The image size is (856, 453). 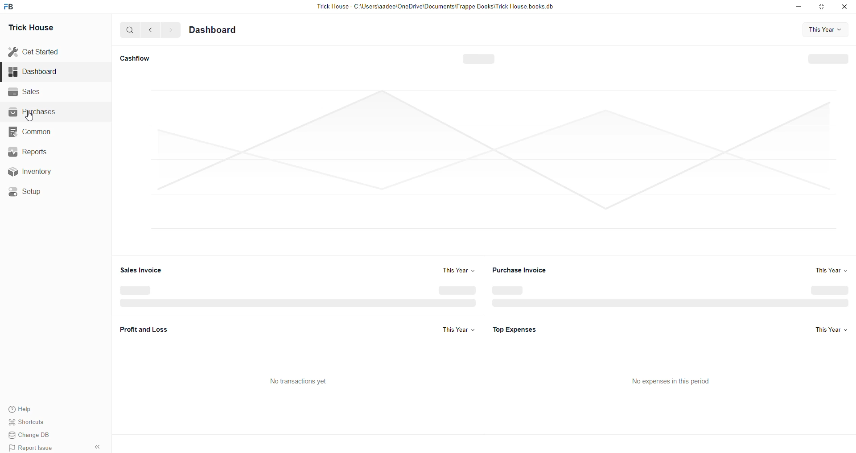 I want to click on minimise window, so click(x=821, y=8).